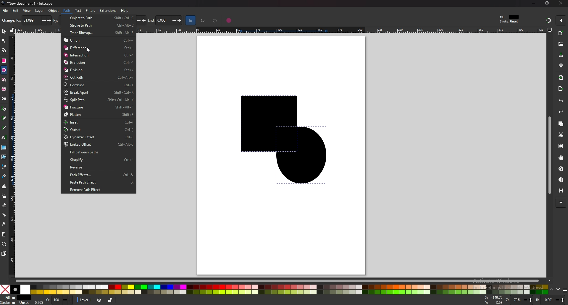 The image size is (568, 305). What do you see at coordinates (107, 11) in the screenshot?
I see `extensions` at bounding box center [107, 11].